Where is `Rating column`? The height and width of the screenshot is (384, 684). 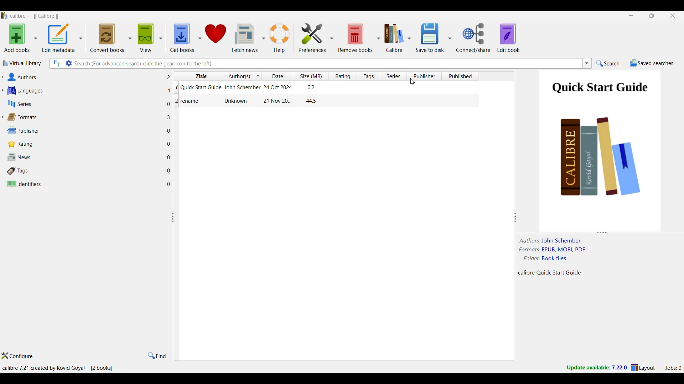
Rating column is located at coordinates (342, 76).